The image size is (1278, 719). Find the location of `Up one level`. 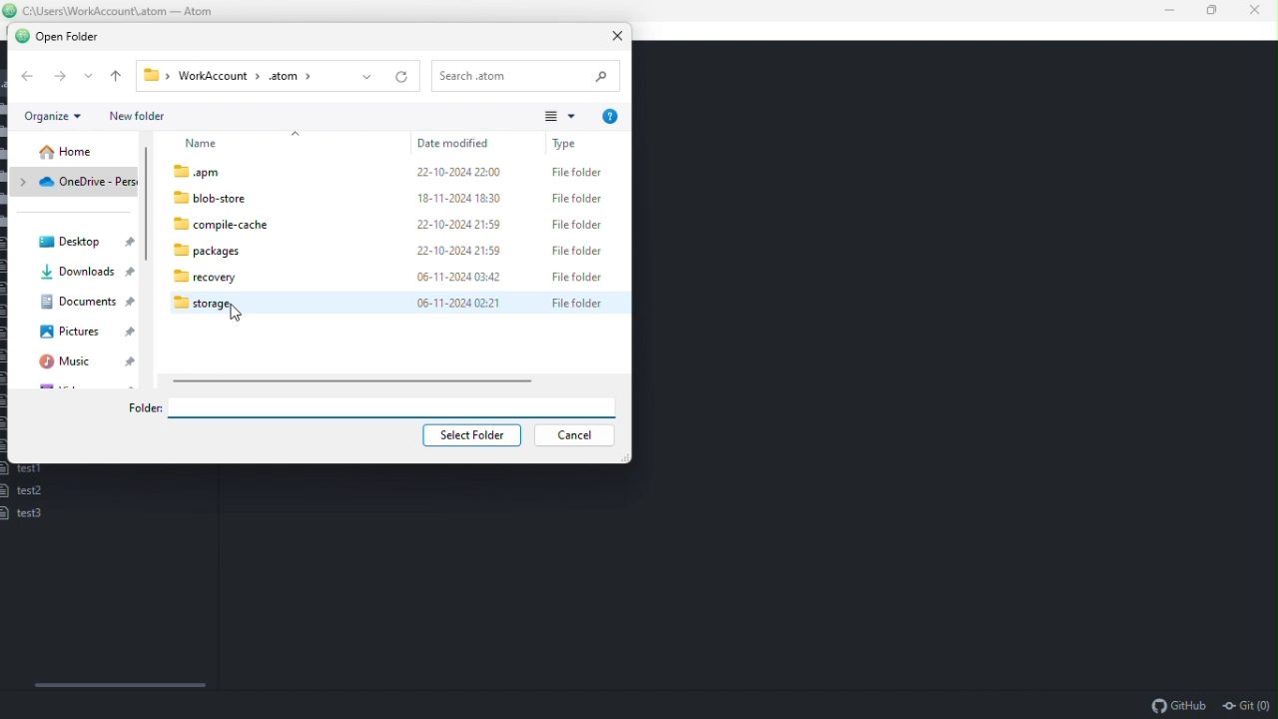

Up one level is located at coordinates (118, 75).